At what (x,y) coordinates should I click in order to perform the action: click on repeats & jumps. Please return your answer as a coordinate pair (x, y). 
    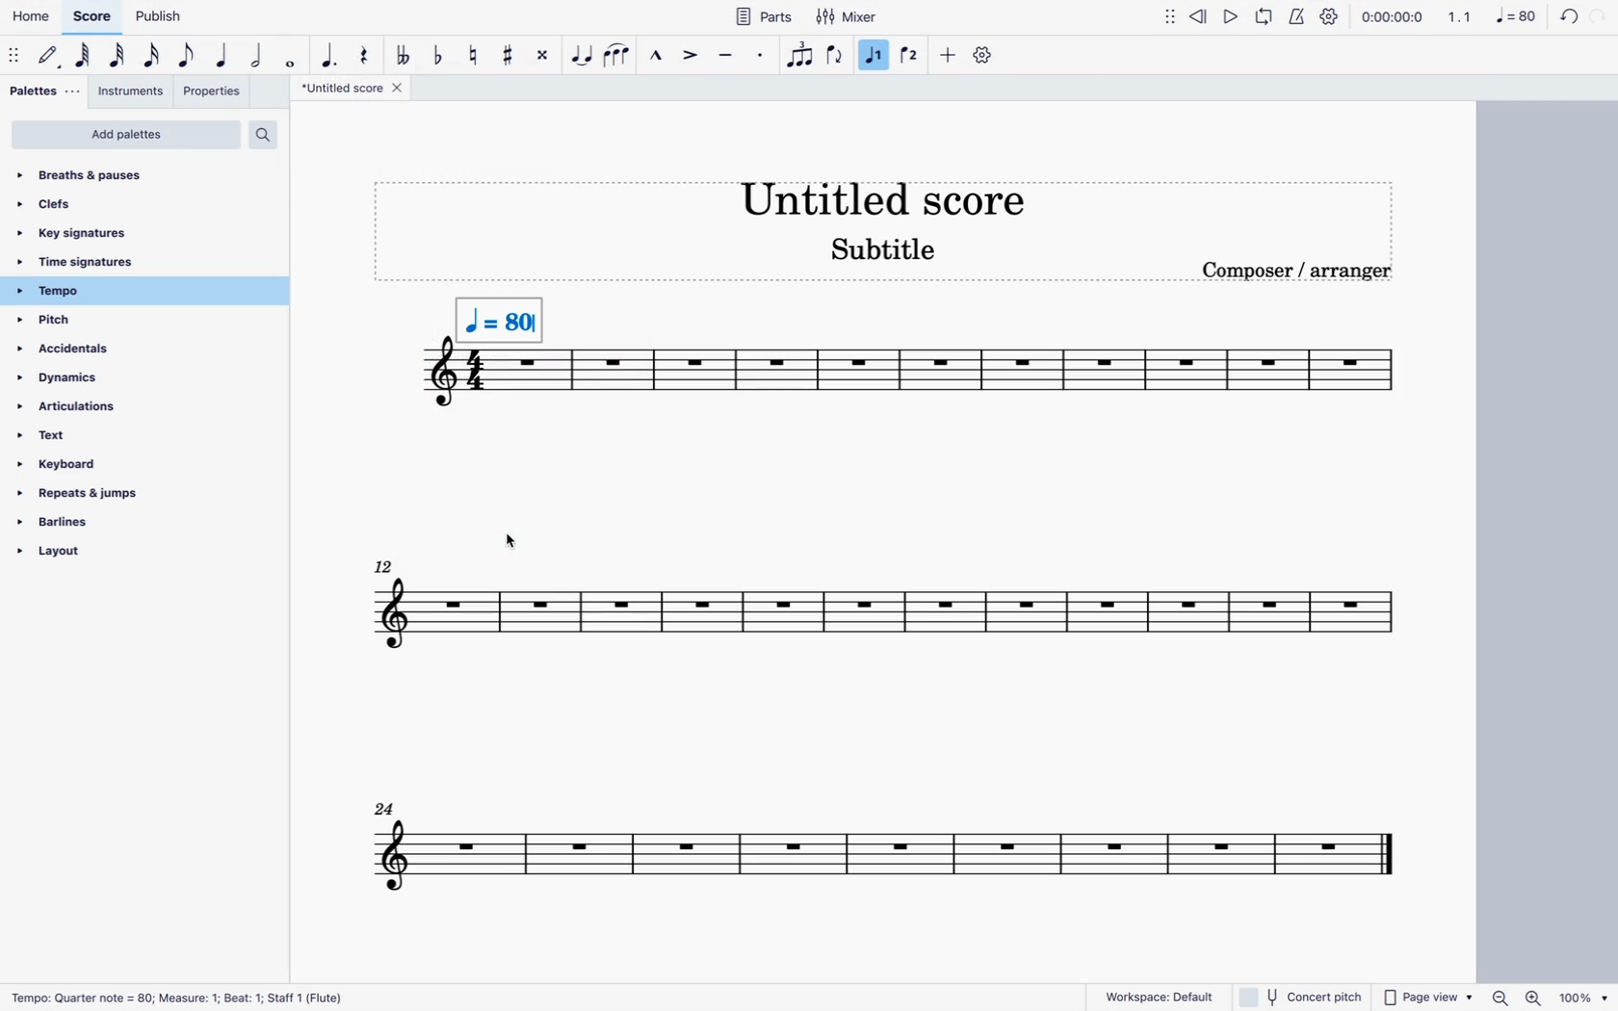
    Looking at the image, I should click on (93, 498).